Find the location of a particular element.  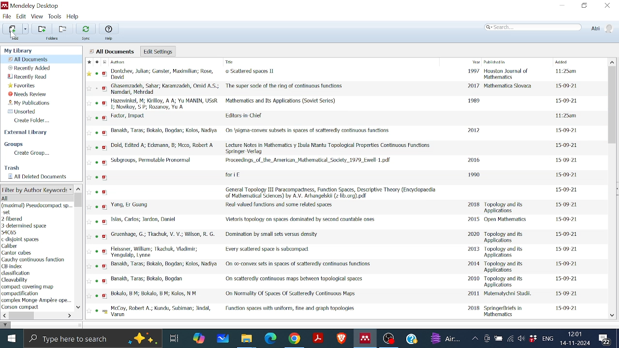

2020 is located at coordinates (473, 235).